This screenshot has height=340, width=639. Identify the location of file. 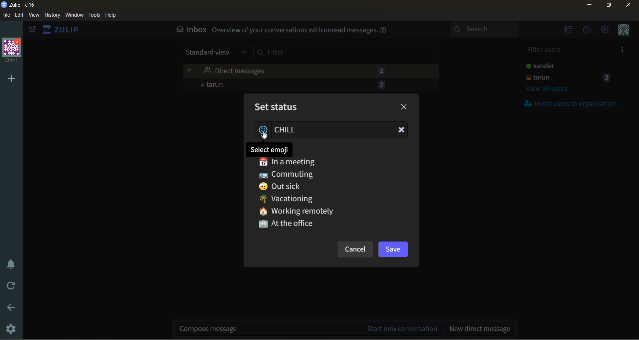
(9, 16).